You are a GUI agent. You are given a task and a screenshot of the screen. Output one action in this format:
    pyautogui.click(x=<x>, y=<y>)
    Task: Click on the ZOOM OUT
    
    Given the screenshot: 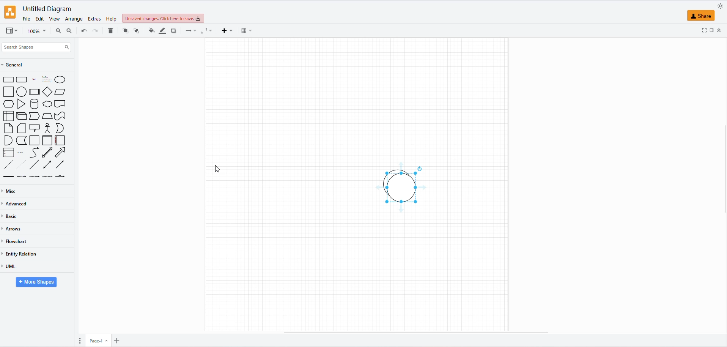 What is the action you would take?
    pyautogui.click(x=69, y=30)
    